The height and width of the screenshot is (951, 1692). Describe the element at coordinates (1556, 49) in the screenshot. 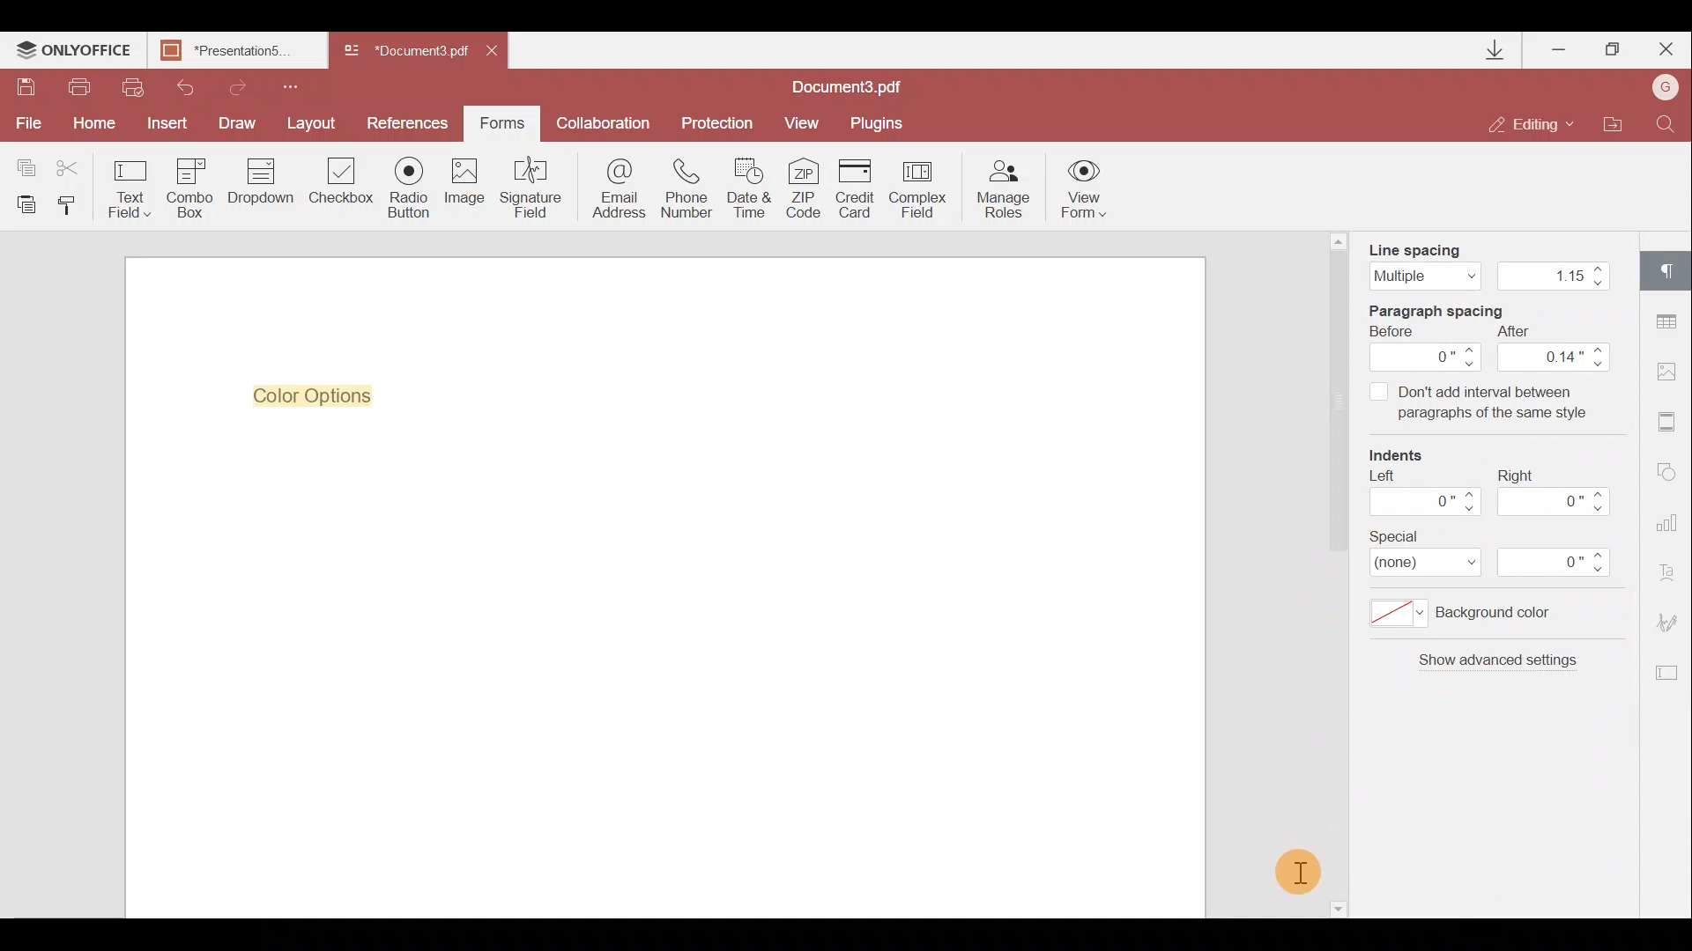

I see `Minimize` at that location.